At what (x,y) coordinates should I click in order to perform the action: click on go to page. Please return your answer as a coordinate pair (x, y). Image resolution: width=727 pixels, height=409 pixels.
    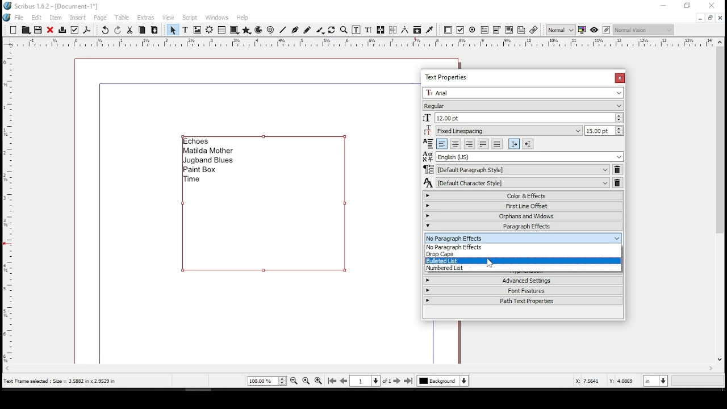
    Looking at the image, I should click on (370, 381).